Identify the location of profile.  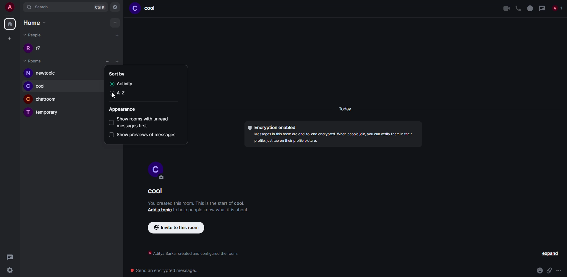
(135, 9).